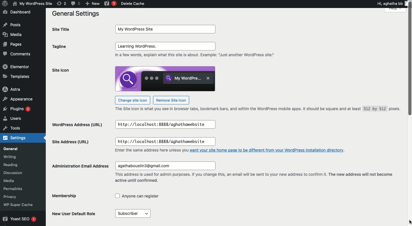 The image size is (412, 226). Describe the element at coordinates (74, 14) in the screenshot. I see `General settings` at that location.